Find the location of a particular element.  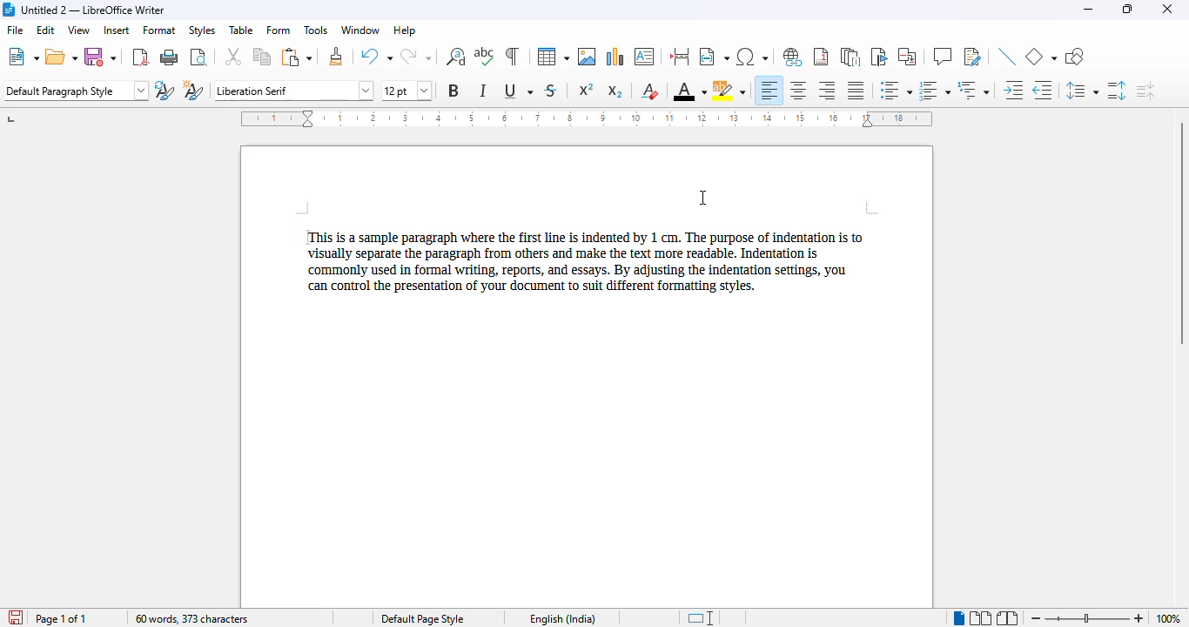

zoom slider is located at coordinates (1090, 617).